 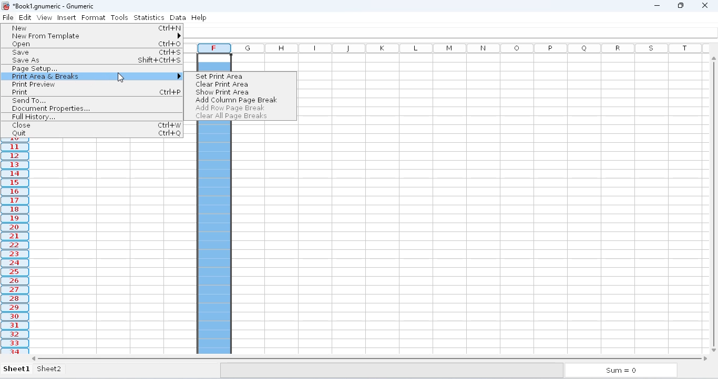 What do you see at coordinates (237, 100) in the screenshot?
I see `add column page break` at bounding box center [237, 100].